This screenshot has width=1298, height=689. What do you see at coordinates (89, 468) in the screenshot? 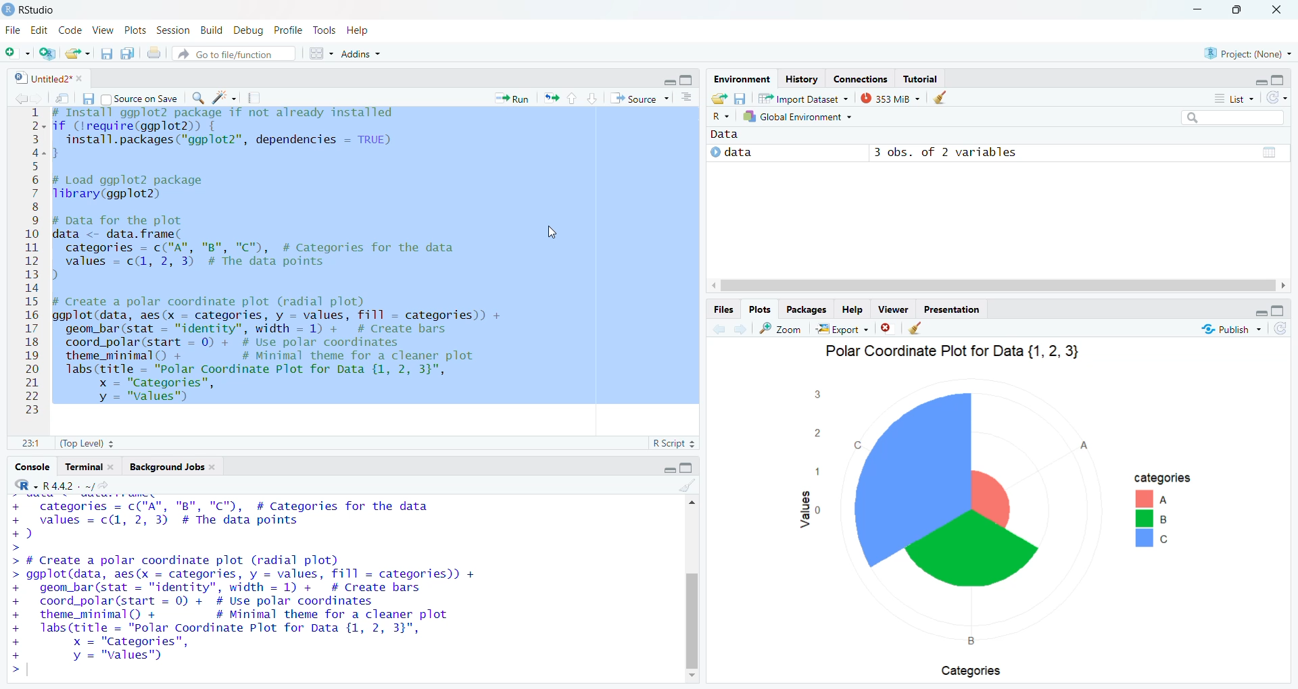
I see `Terminal` at bounding box center [89, 468].